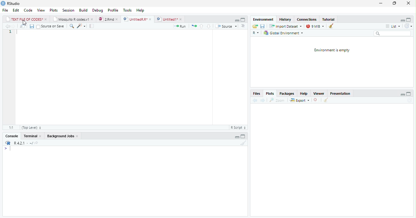 The width and height of the screenshot is (416, 218). I want to click on show in new window, so click(23, 27).